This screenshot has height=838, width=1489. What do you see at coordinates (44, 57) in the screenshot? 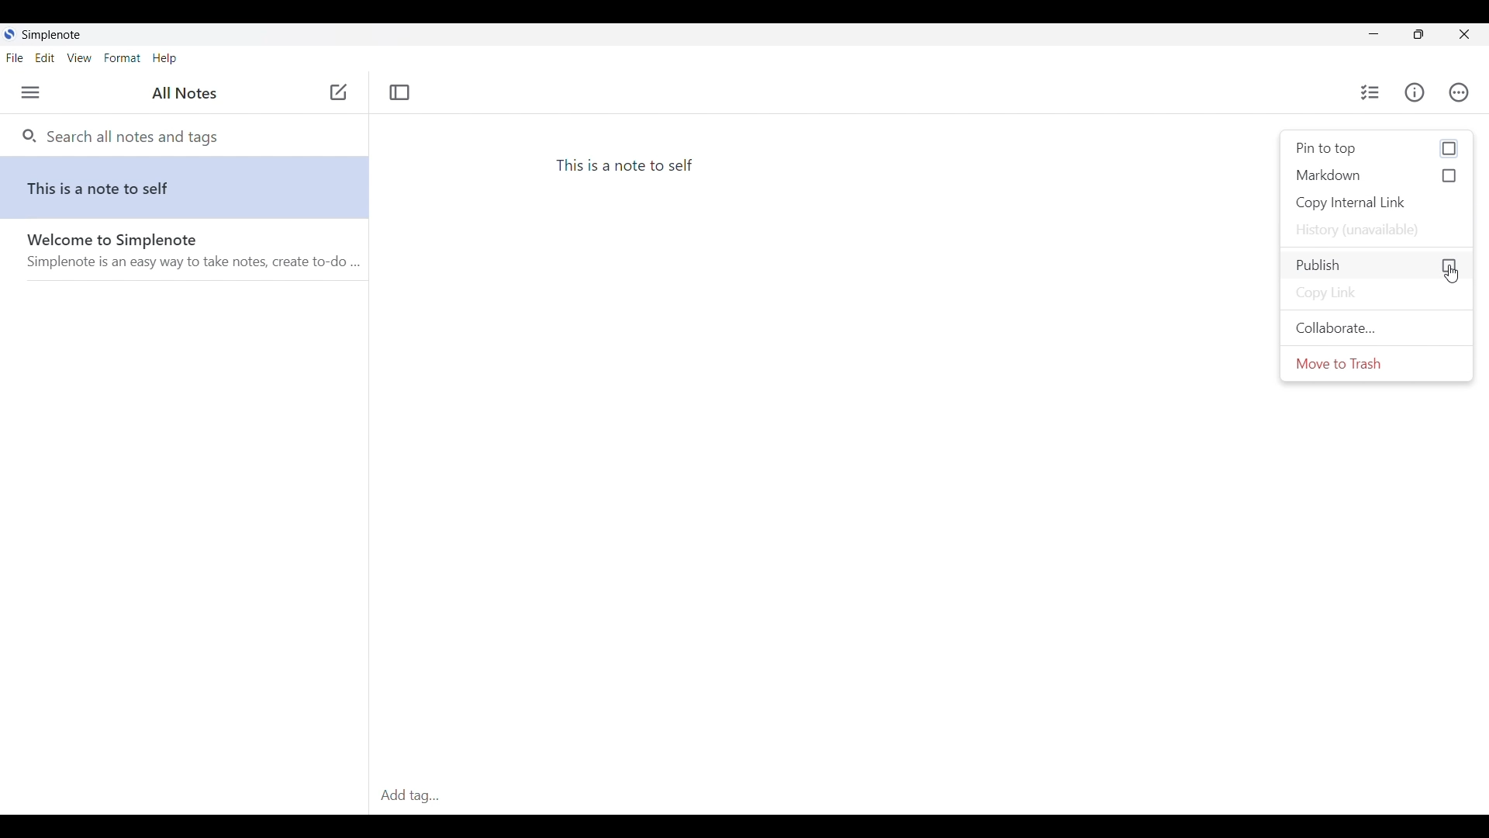
I see `Edit` at bounding box center [44, 57].